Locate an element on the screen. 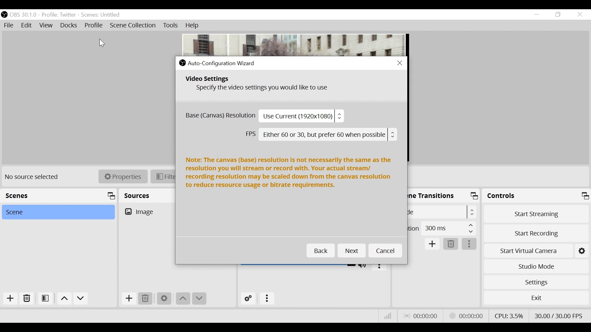 This screenshot has width=591, height=332. Add is located at coordinates (128, 298).